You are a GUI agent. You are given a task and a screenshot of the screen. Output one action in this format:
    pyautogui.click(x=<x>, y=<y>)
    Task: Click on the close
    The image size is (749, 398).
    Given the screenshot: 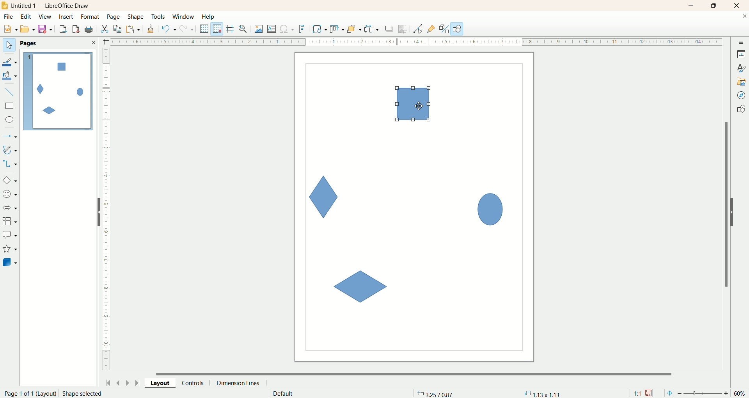 What is the action you would take?
    pyautogui.click(x=744, y=18)
    